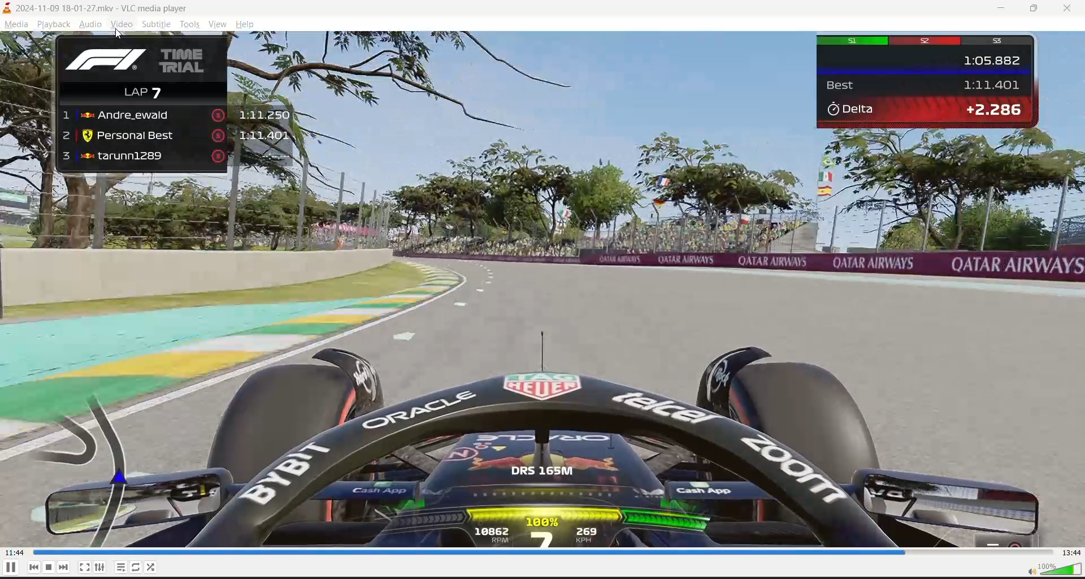 The image size is (1085, 579). Describe the element at coordinates (15, 552) in the screenshot. I see `current track time` at that location.